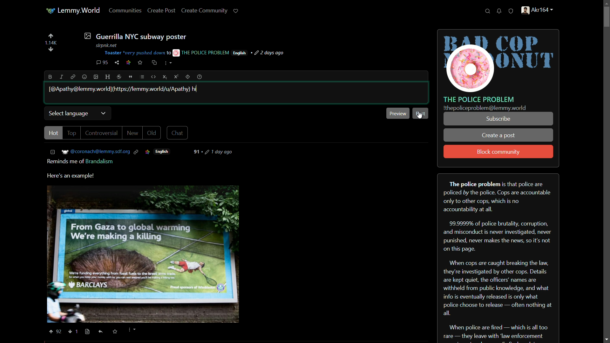  What do you see at coordinates (498, 119) in the screenshot?
I see `subscribe` at bounding box center [498, 119].